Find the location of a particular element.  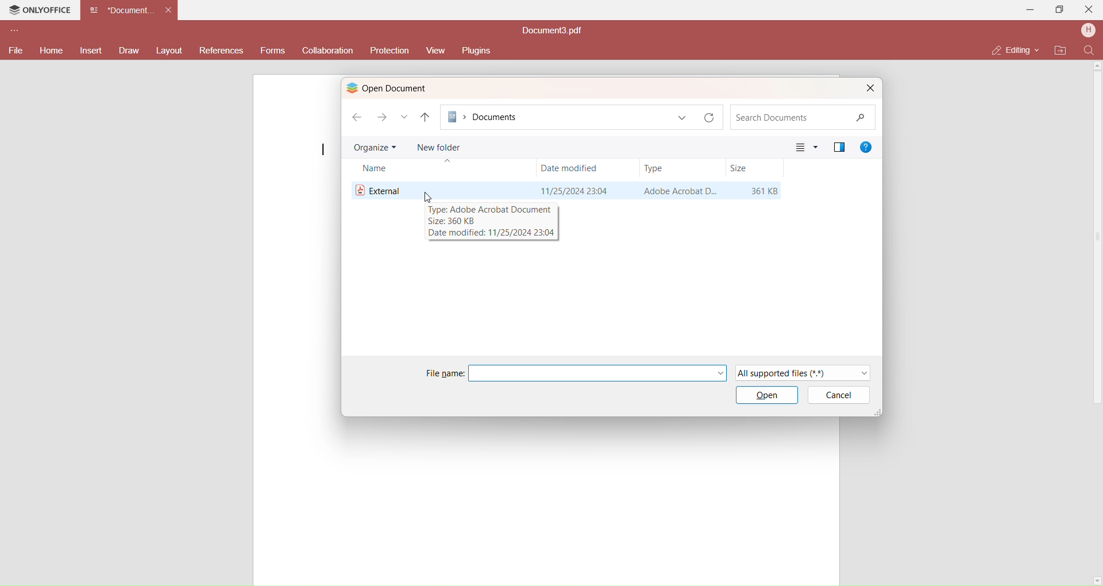

Open is located at coordinates (766, 397).